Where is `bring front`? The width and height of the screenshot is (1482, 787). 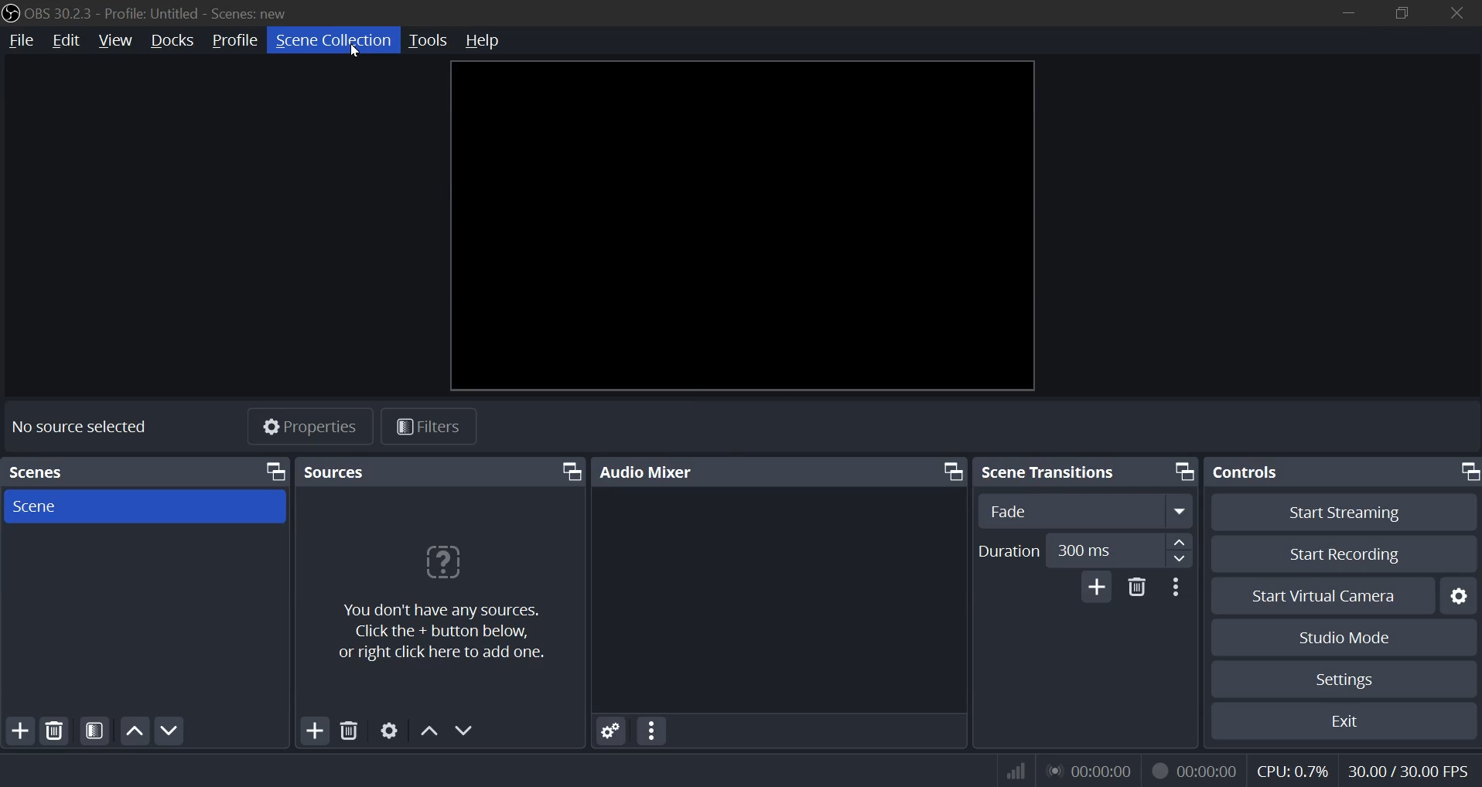
bring front is located at coordinates (951, 471).